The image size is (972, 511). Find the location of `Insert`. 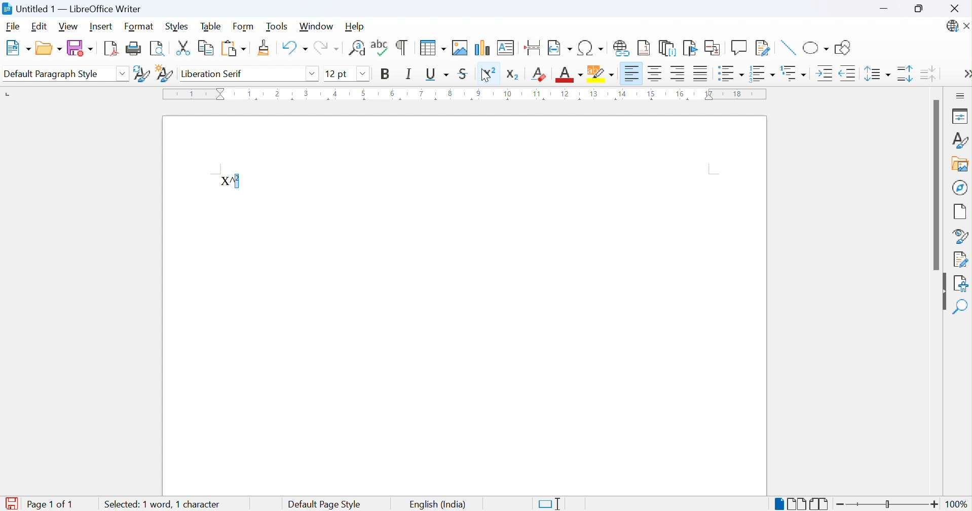

Insert is located at coordinates (101, 25).